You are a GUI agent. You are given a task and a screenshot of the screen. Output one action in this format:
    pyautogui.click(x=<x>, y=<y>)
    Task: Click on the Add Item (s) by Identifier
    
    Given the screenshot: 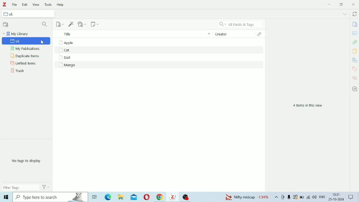 What is the action you would take?
    pyautogui.click(x=71, y=24)
    